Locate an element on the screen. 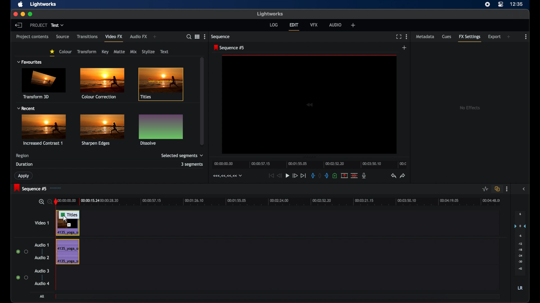 Image resolution: width=540 pixels, height=303 pixels. back is located at coordinates (19, 25).